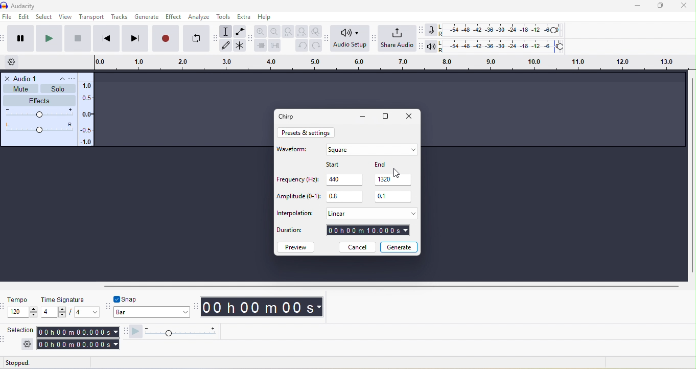 Image resolution: width=696 pixels, height=369 pixels. What do you see at coordinates (19, 38) in the screenshot?
I see `pause` at bounding box center [19, 38].